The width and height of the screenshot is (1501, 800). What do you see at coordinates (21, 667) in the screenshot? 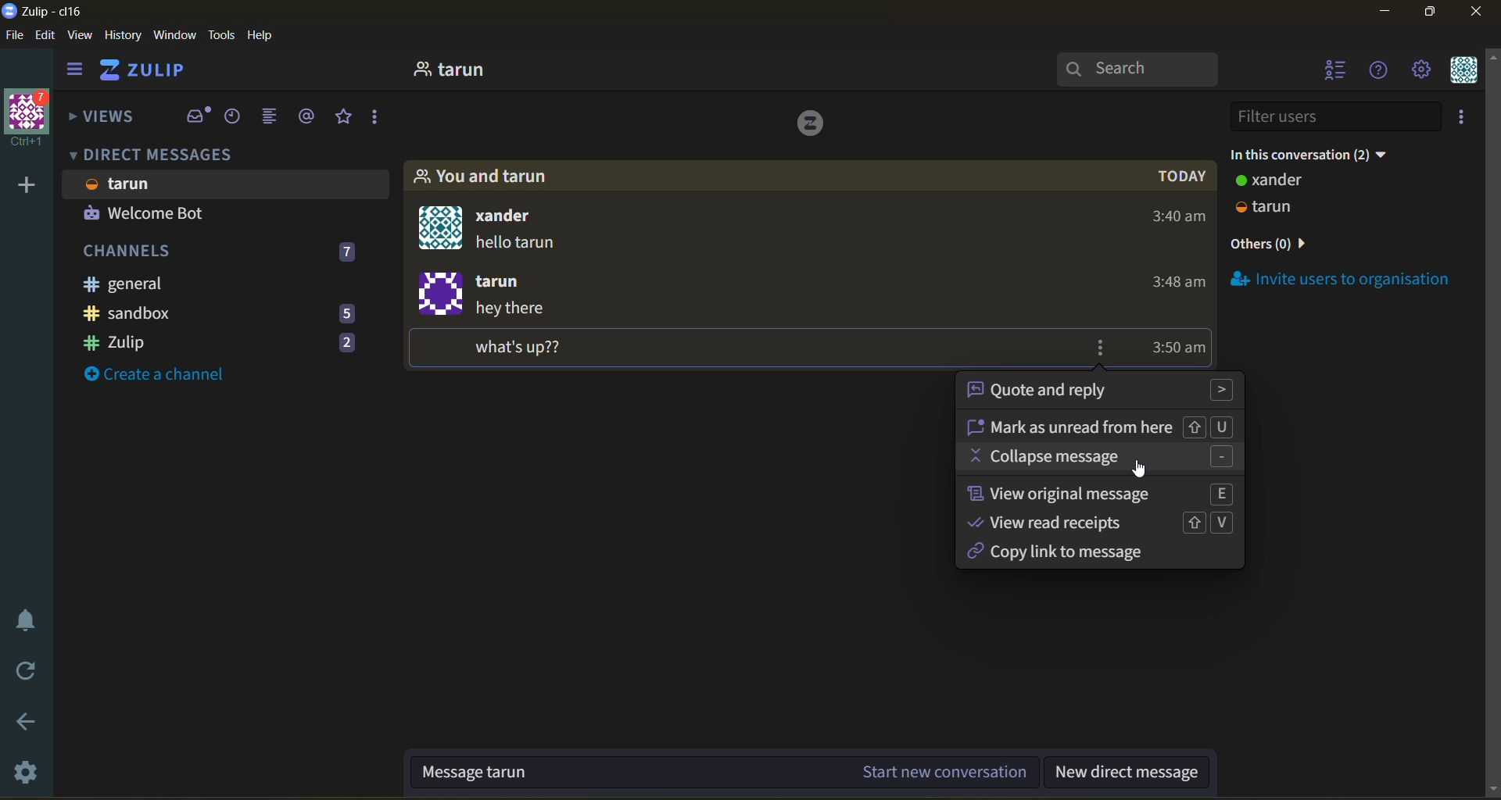
I see `reload` at bounding box center [21, 667].